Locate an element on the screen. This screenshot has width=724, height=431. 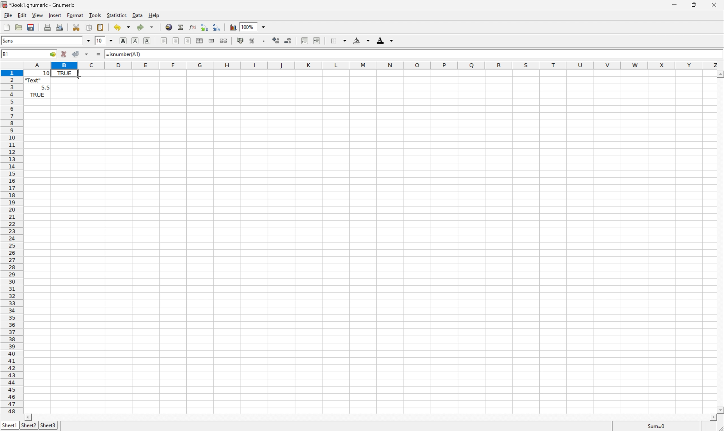
Cut clipboard is located at coordinates (76, 27).